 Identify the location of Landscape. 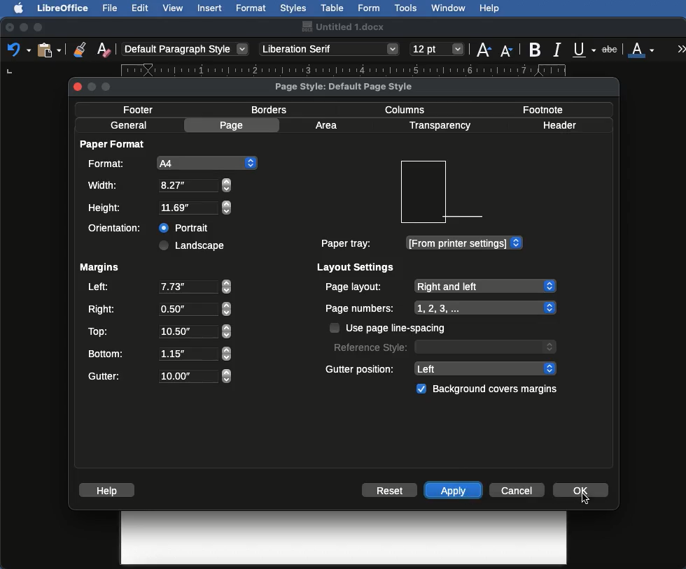
(194, 245).